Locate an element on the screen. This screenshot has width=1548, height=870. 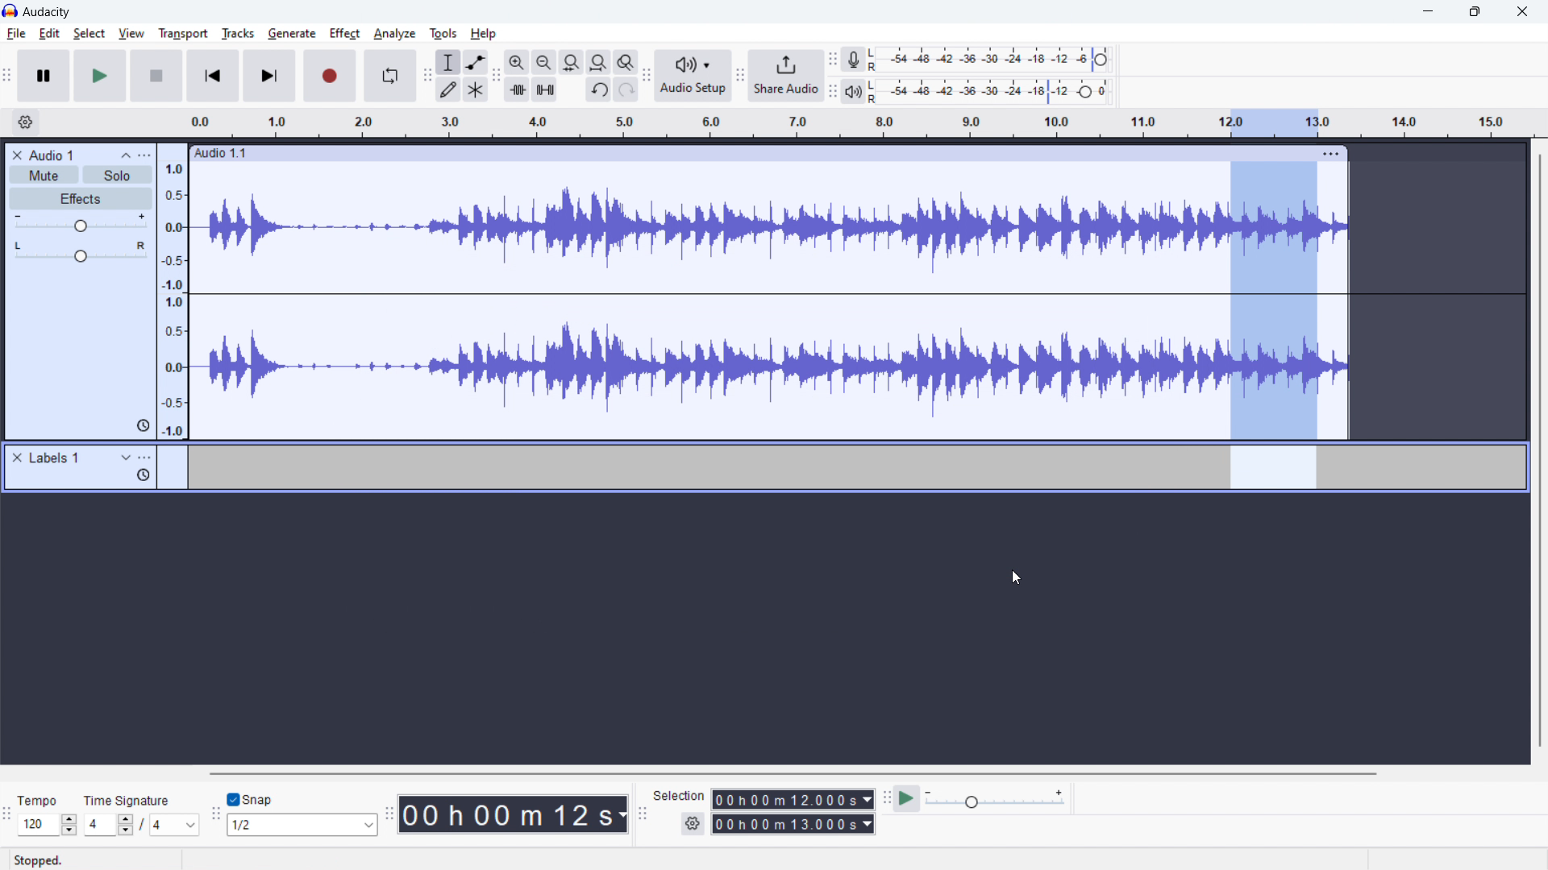
Audacity is located at coordinates (50, 12).